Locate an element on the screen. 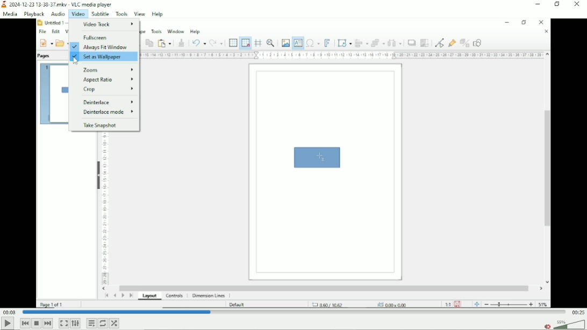  Subtitle is located at coordinates (101, 13).